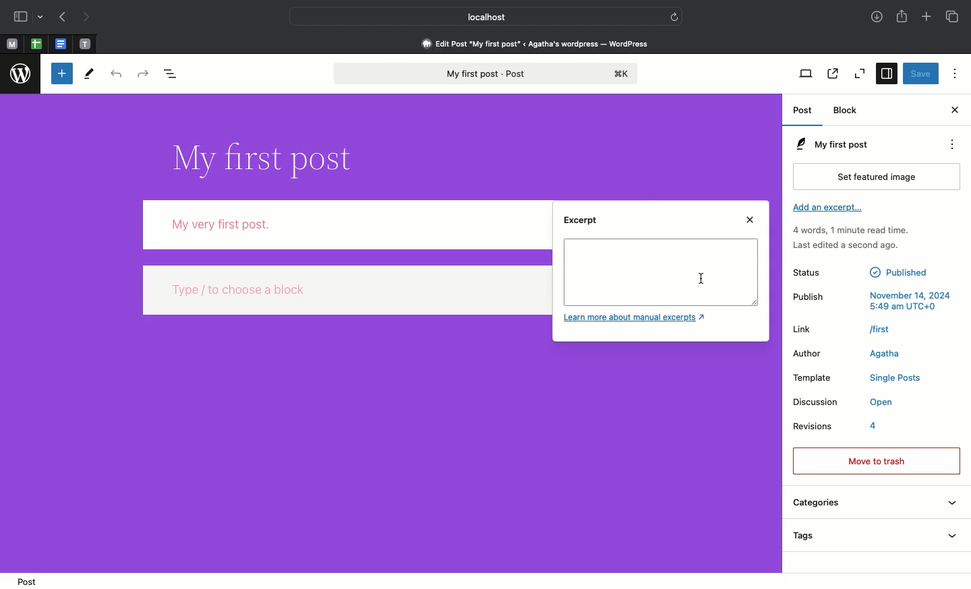  I want to click on Set featured image, so click(879, 176).